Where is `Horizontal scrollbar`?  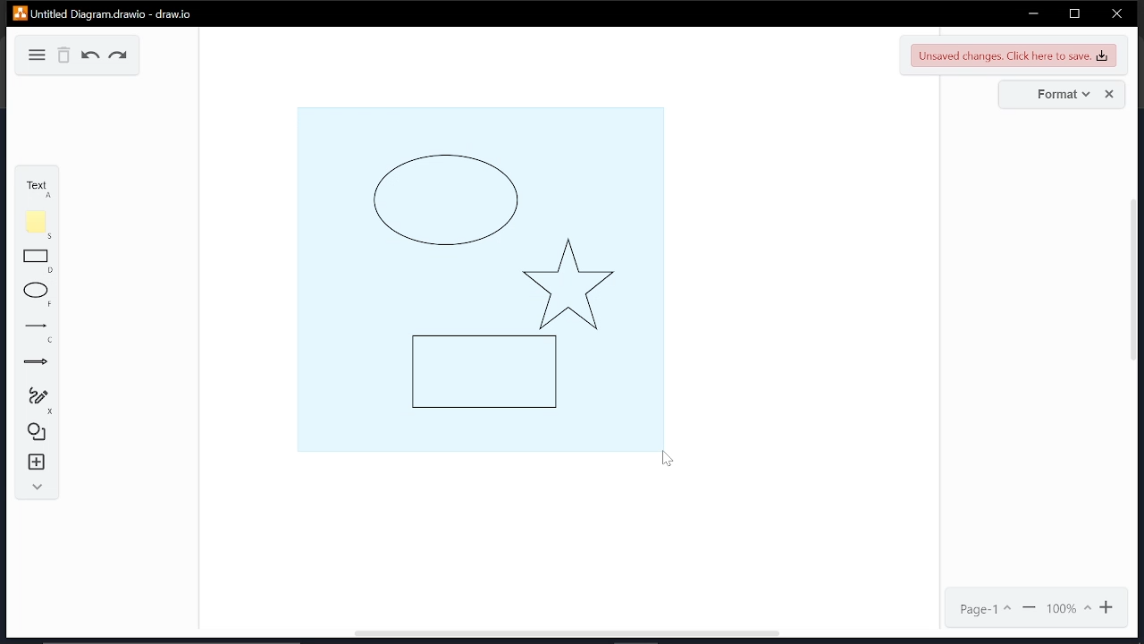 Horizontal scrollbar is located at coordinates (567, 635).